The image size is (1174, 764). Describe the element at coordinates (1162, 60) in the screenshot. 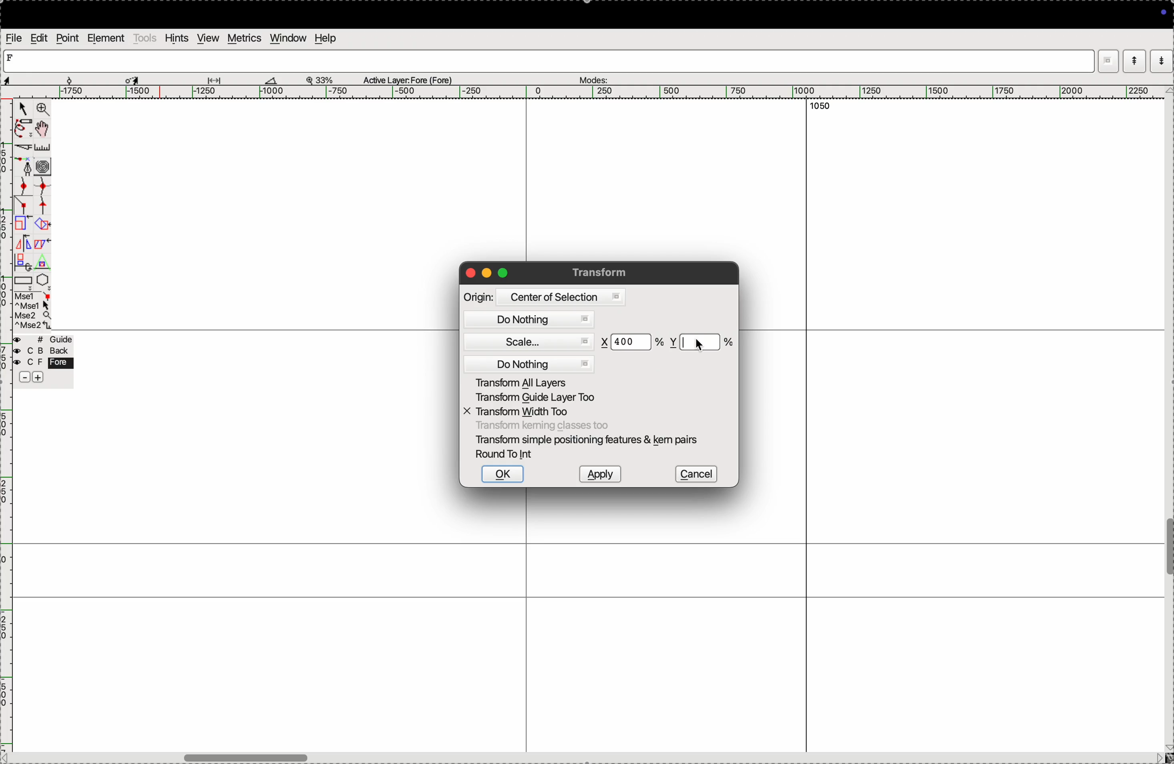

I see `mode down` at that location.